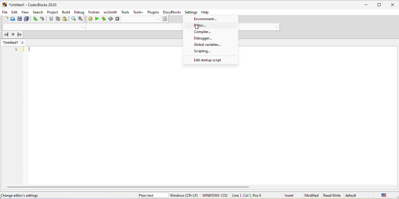  Describe the element at coordinates (129, 187) in the screenshot. I see `horizontal scroll bar` at that location.